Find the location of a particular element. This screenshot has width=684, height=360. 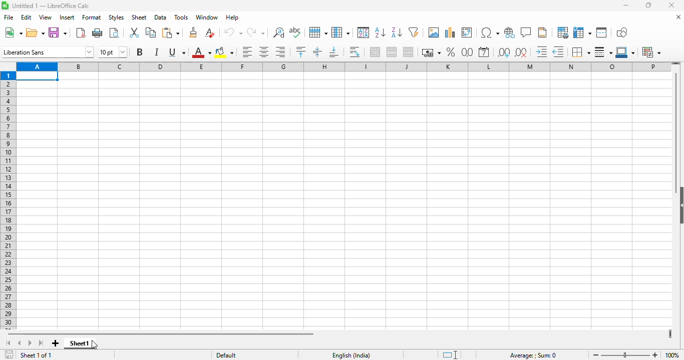

background color is located at coordinates (225, 52).